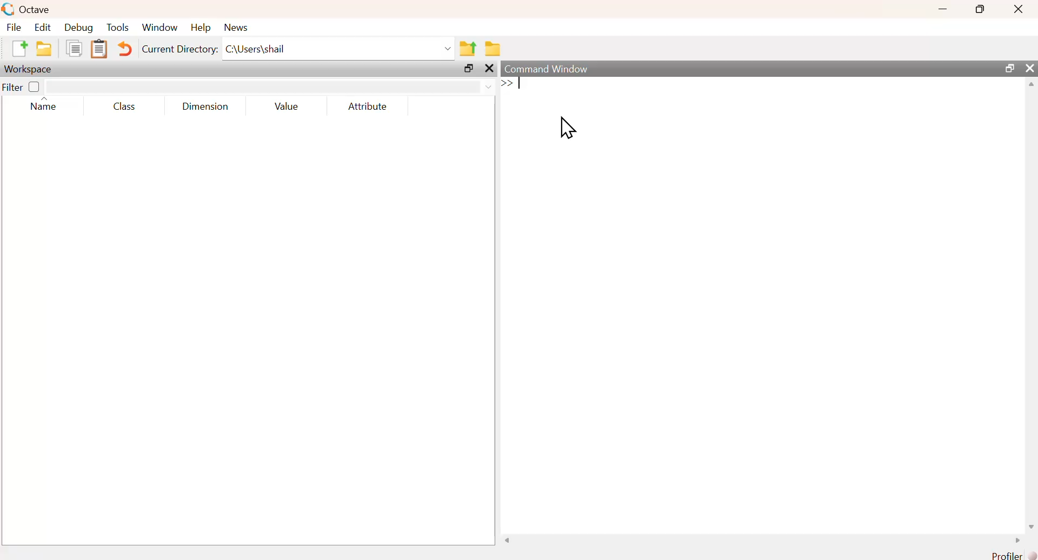 The image size is (1038, 560). What do you see at coordinates (14, 26) in the screenshot?
I see `File` at bounding box center [14, 26].